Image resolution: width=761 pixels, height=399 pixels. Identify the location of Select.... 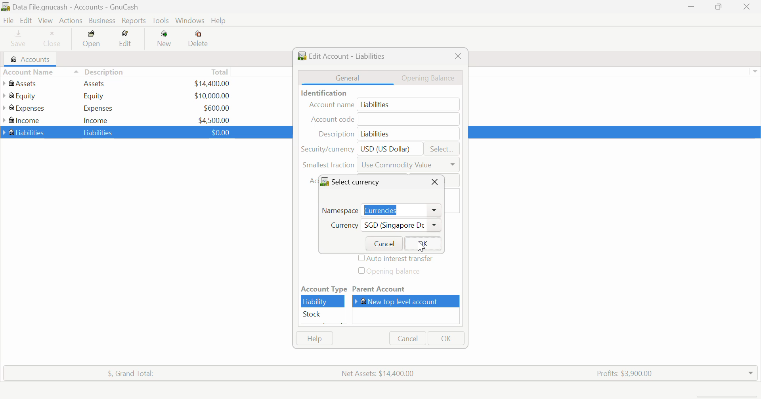
(442, 149).